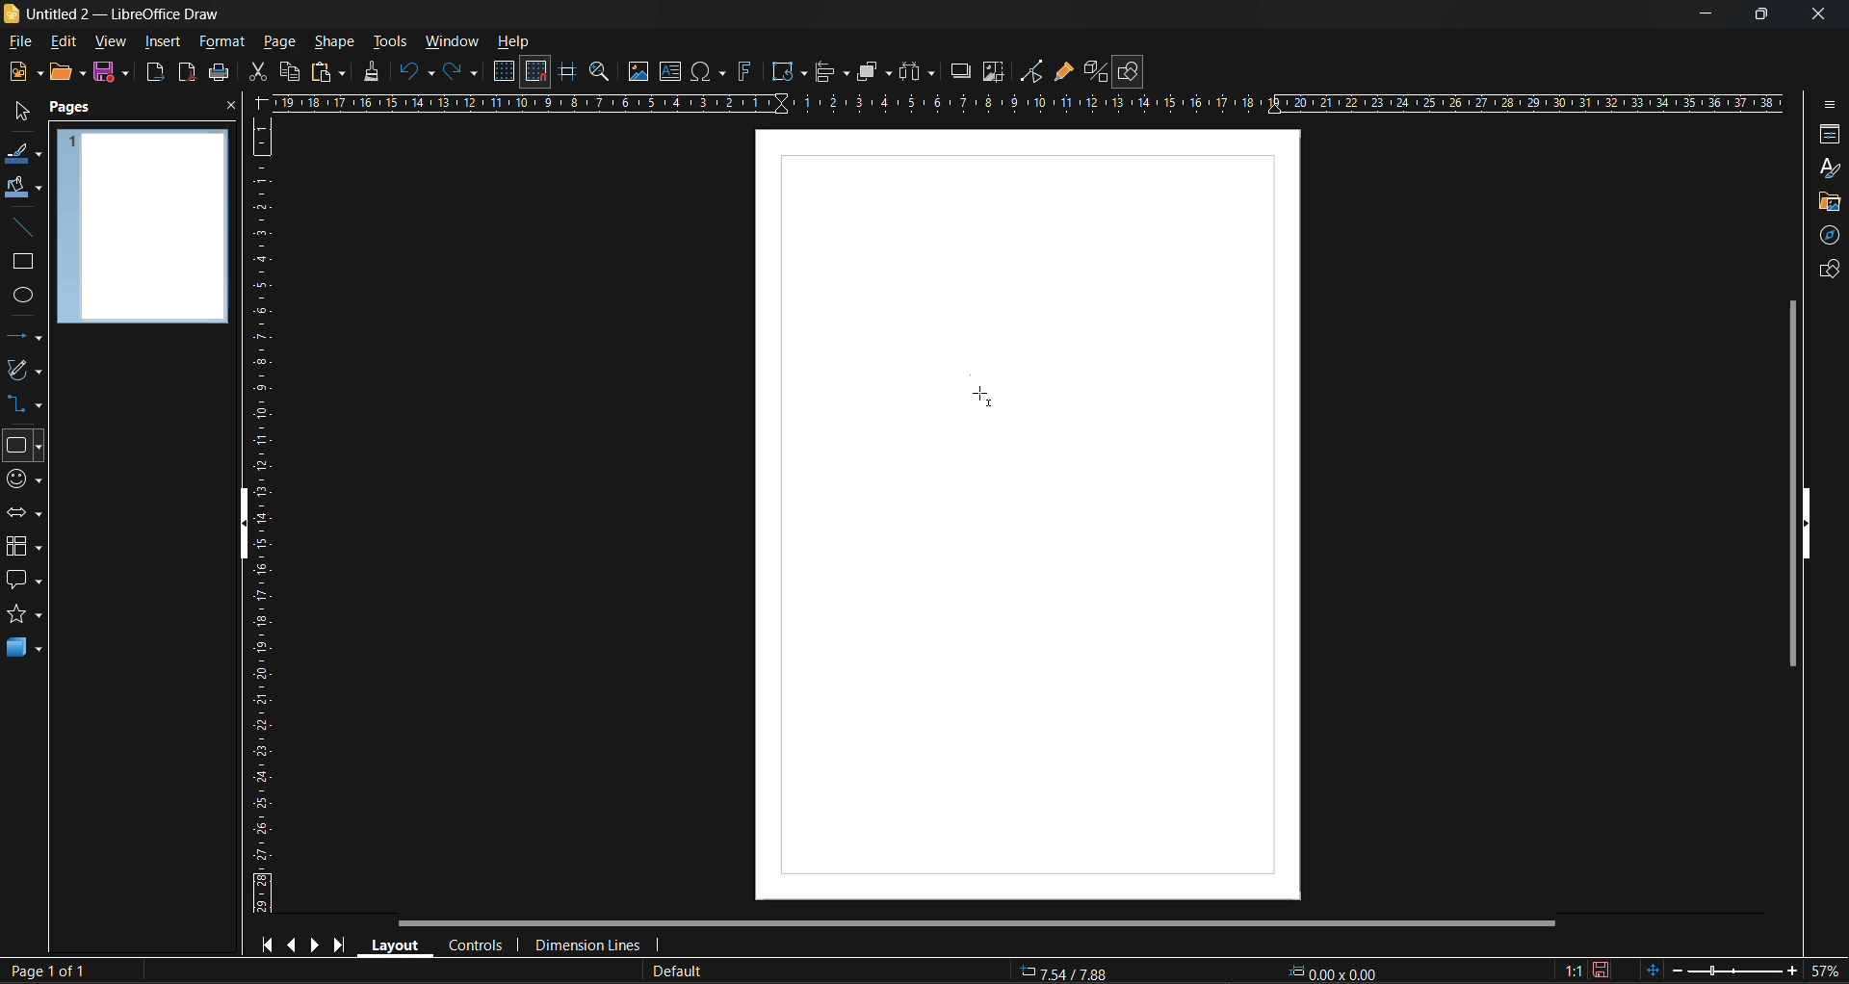 The width and height of the screenshot is (1849, 984). What do you see at coordinates (834, 74) in the screenshot?
I see `align objects` at bounding box center [834, 74].